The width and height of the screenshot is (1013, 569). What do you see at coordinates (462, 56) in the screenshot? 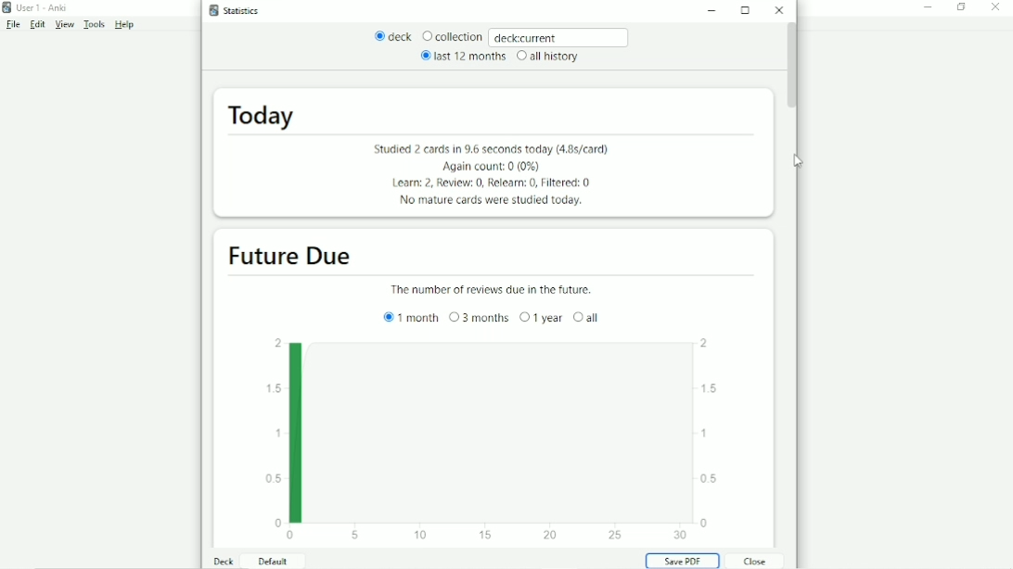
I see `last 12 months` at bounding box center [462, 56].